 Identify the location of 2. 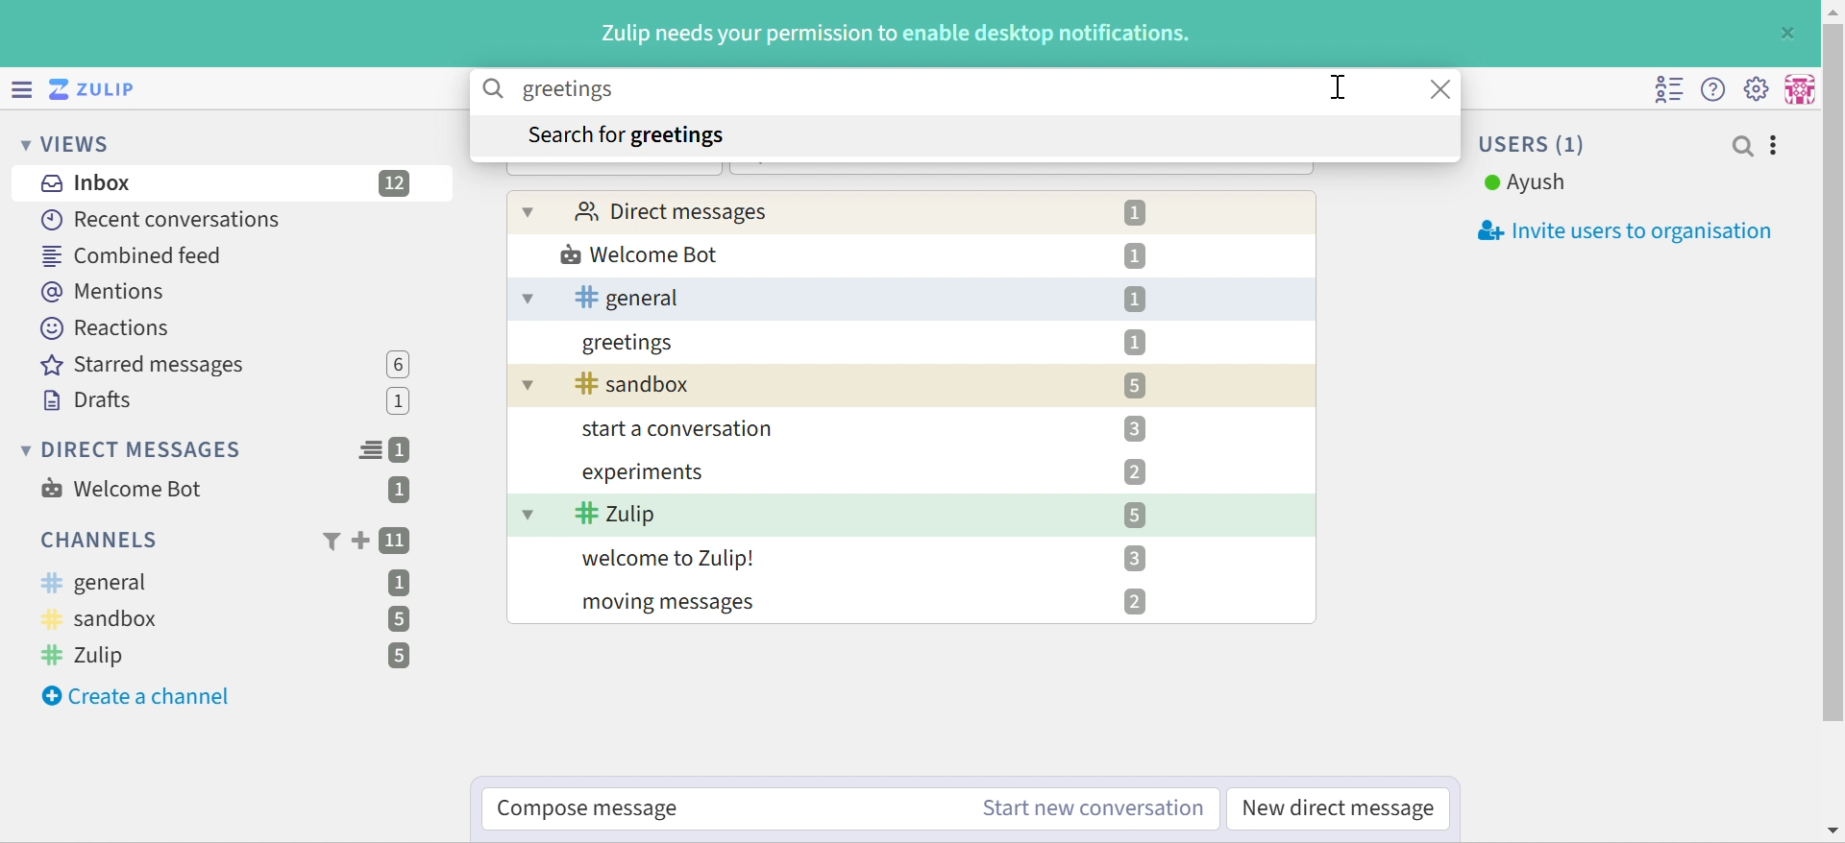
(1134, 472).